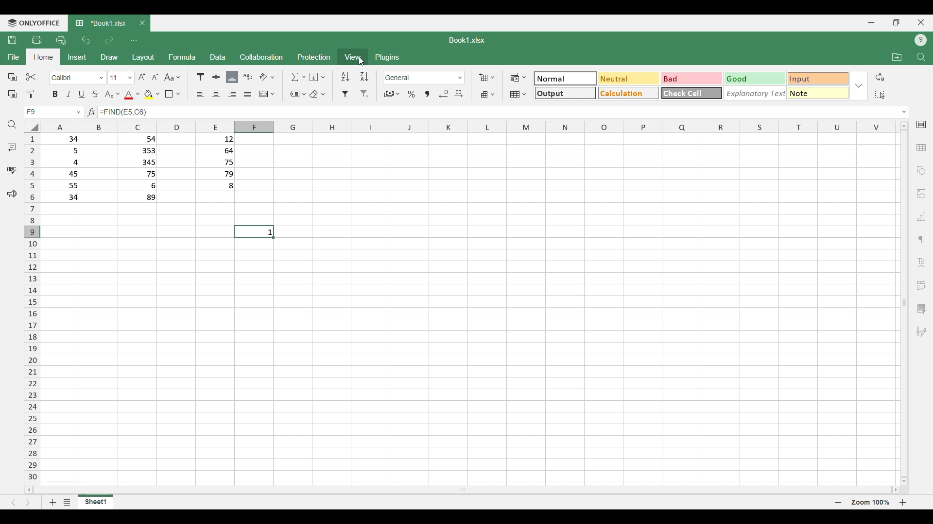 This screenshot has width=933, height=524. I want to click on Neutral cell, so click(629, 79).